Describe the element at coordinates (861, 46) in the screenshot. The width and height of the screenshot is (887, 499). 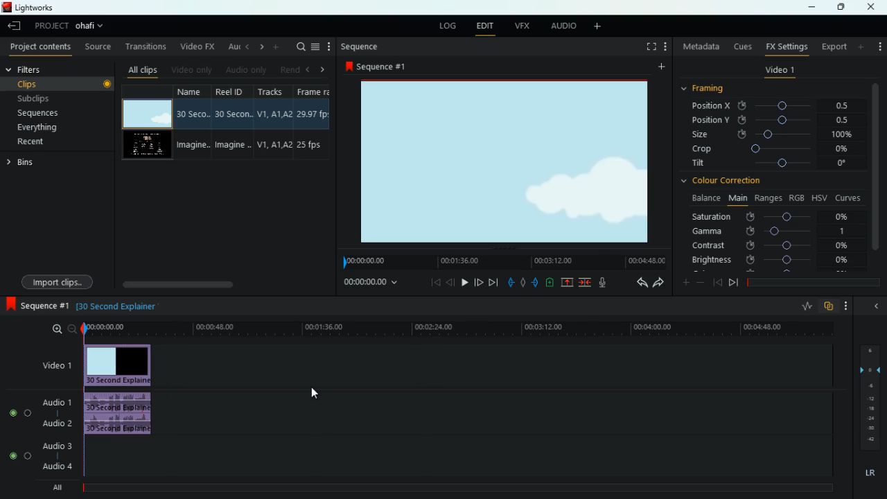
I see `more` at that location.